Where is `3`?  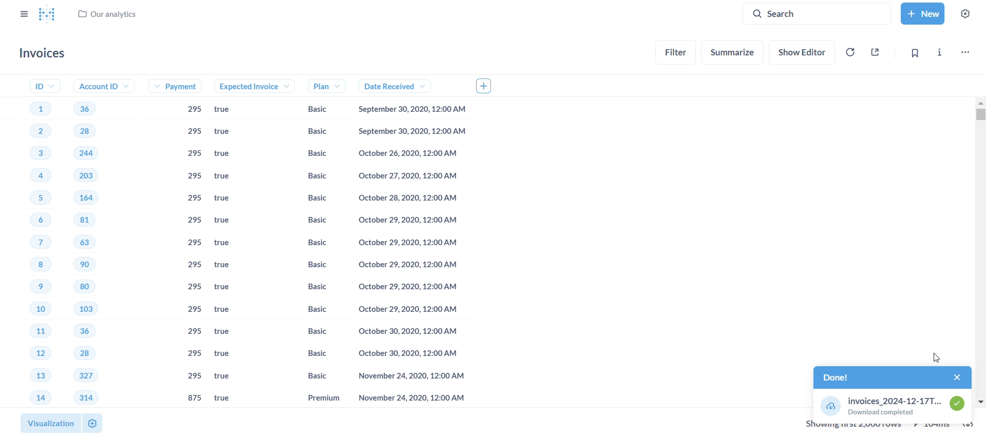 3 is located at coordinates (33, 154).